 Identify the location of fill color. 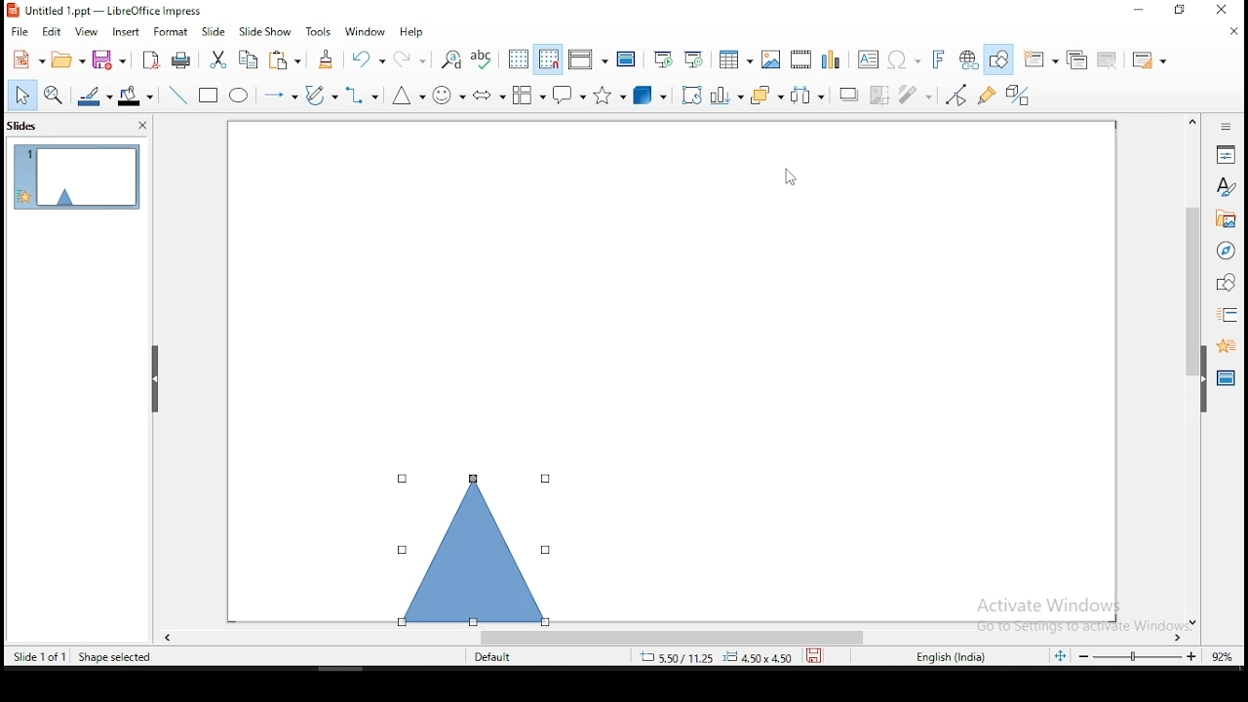
(139, 94).